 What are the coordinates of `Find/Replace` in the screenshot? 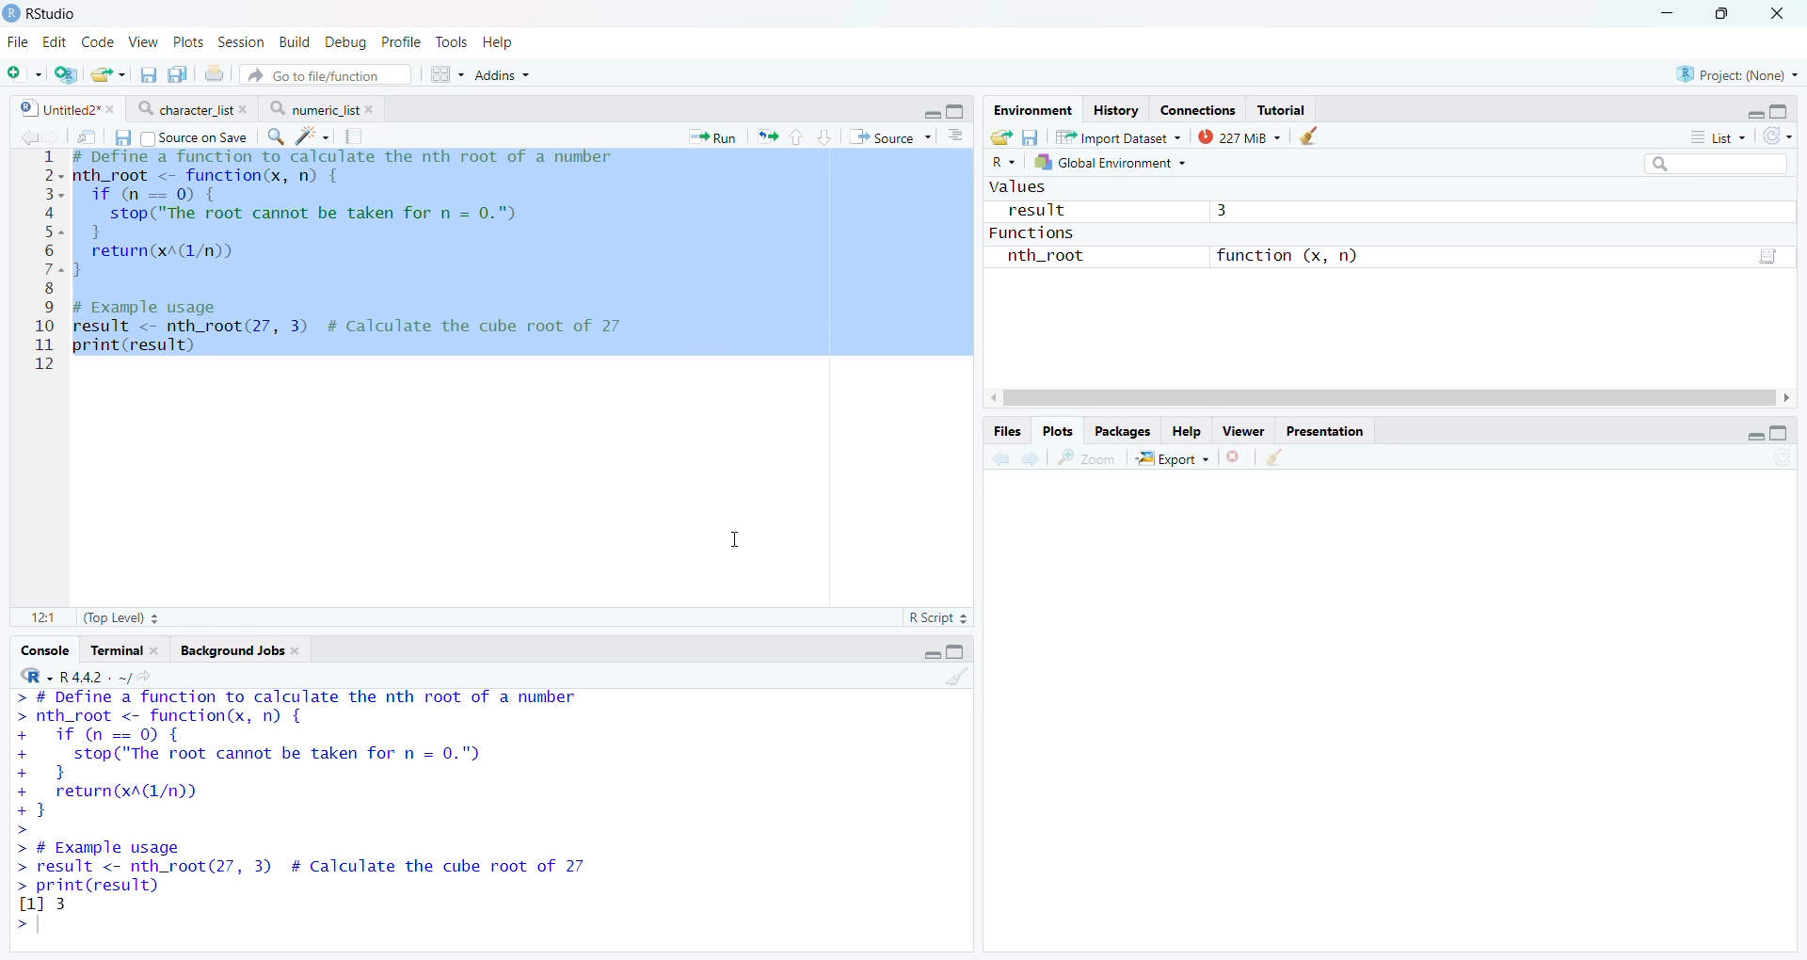 It's located at (276, 136).